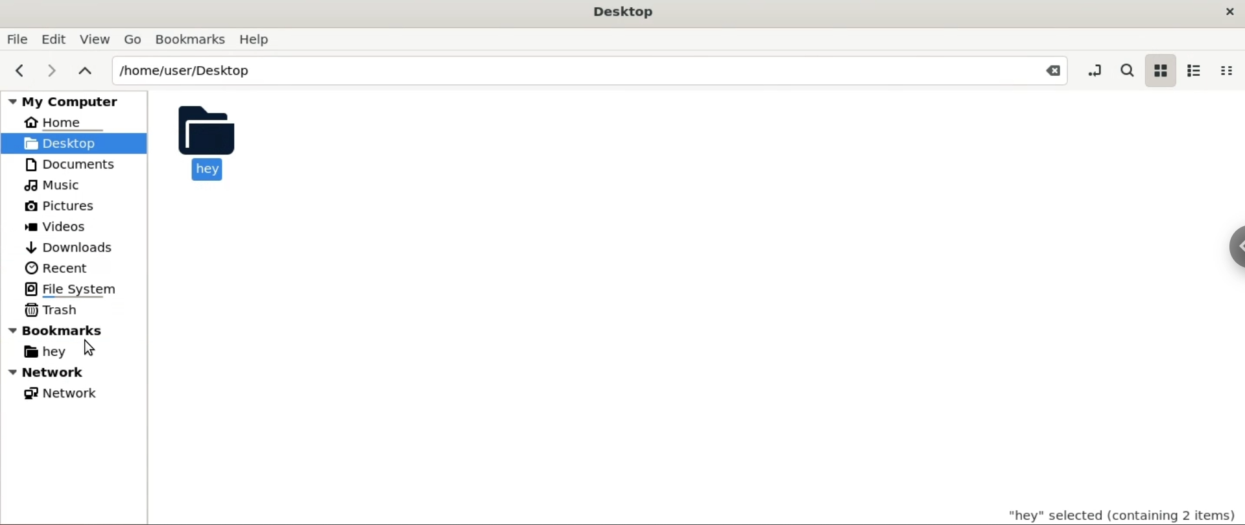  I want to click on Downloads, so click(70, 246).